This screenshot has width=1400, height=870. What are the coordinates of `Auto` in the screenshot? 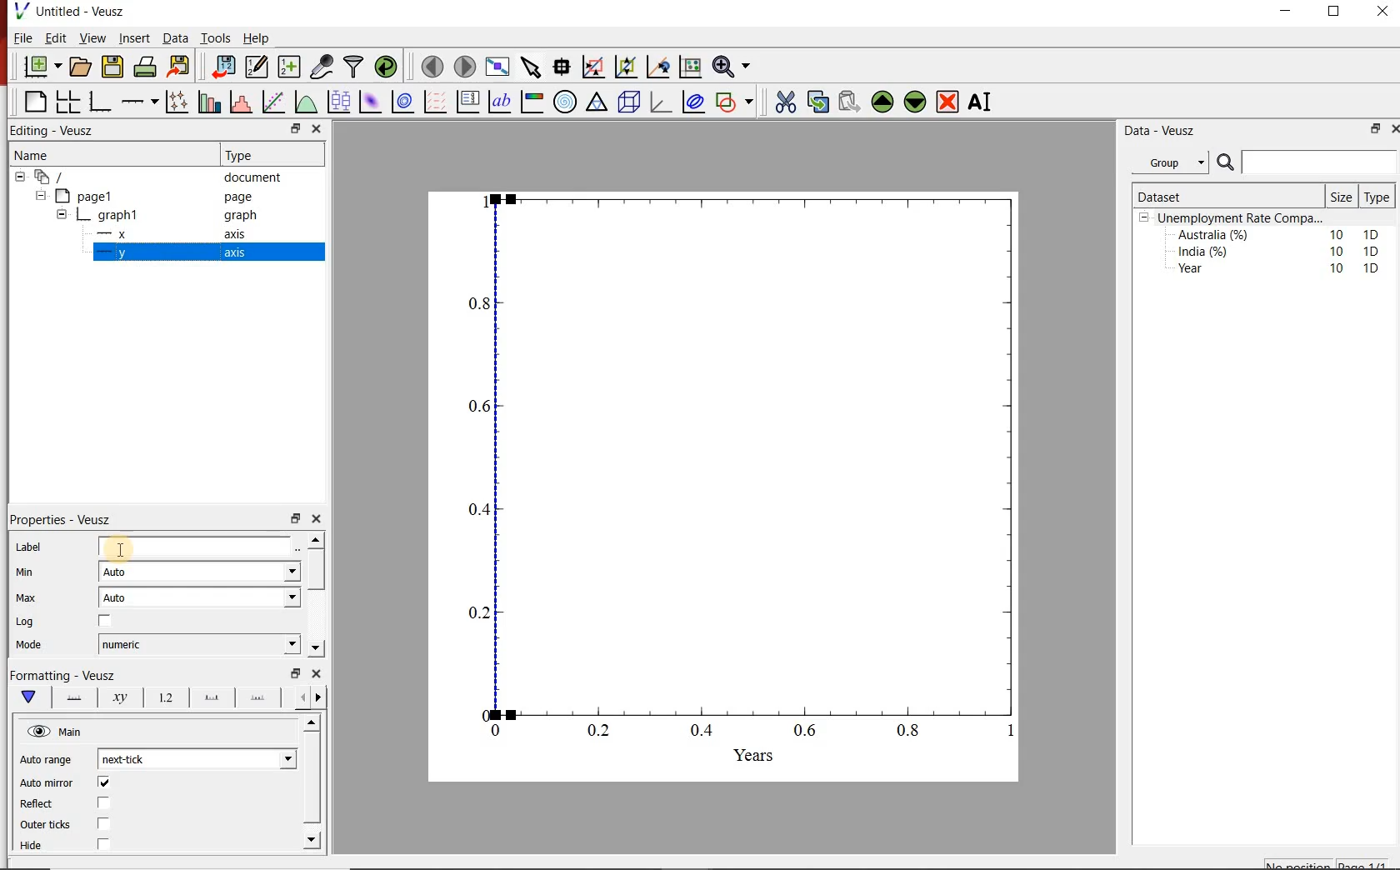 It's located at (200, 572).